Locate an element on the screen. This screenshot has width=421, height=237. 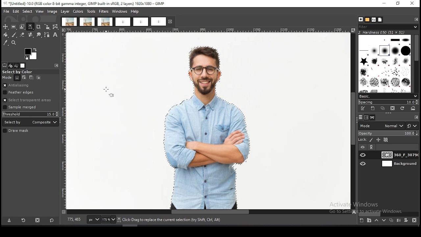
edit is located at coordinates (16, 11).